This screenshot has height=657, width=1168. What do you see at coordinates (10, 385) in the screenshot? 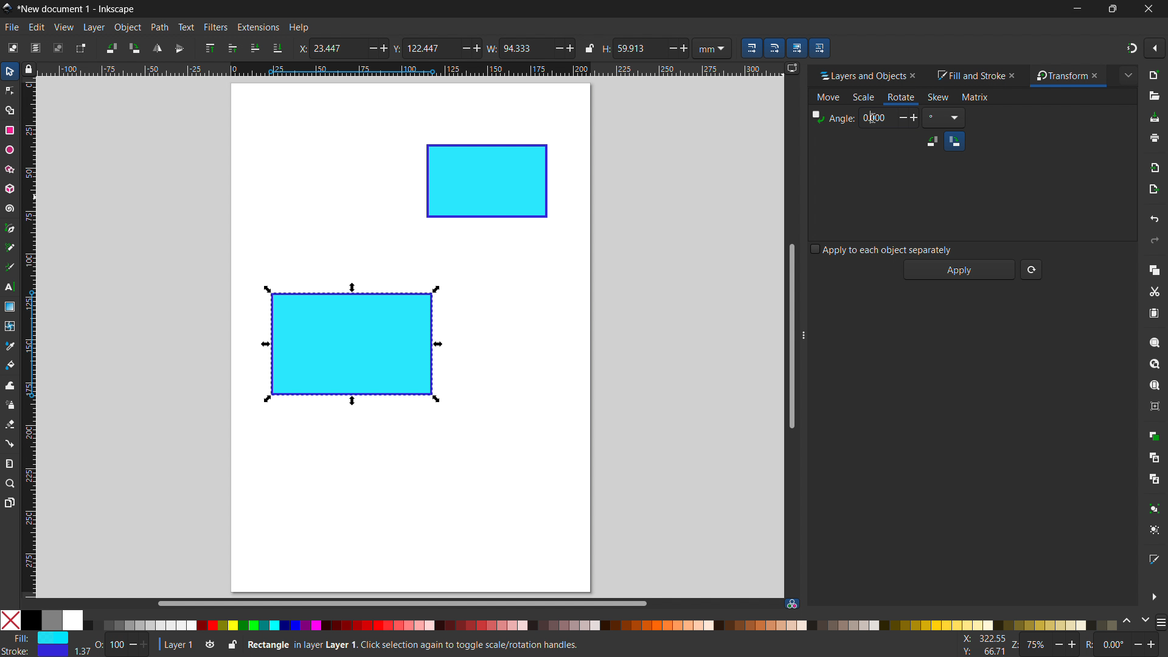
I see `tweak tool` at bounding box center [10, 385].